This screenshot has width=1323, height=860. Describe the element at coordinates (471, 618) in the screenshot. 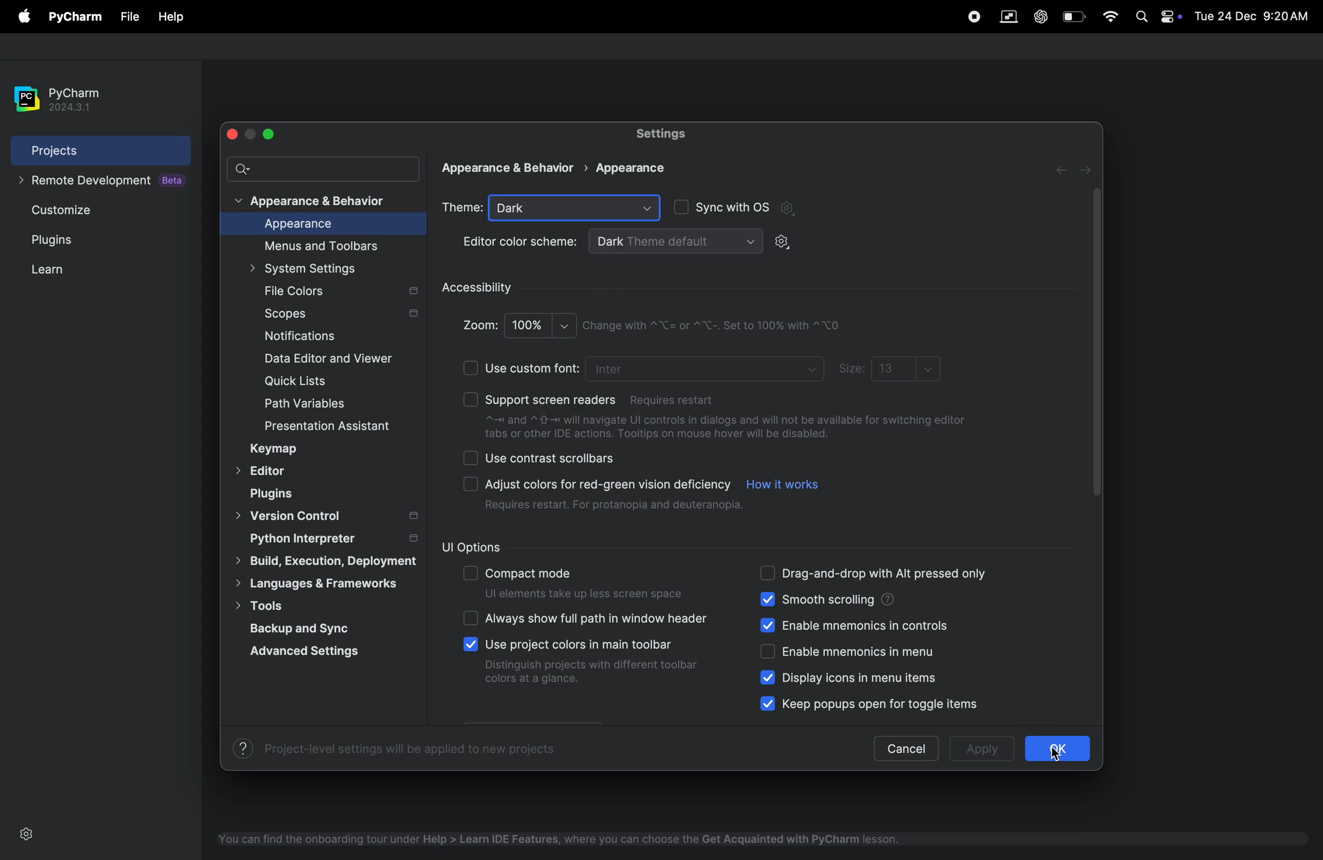

I see `check box` at that location.